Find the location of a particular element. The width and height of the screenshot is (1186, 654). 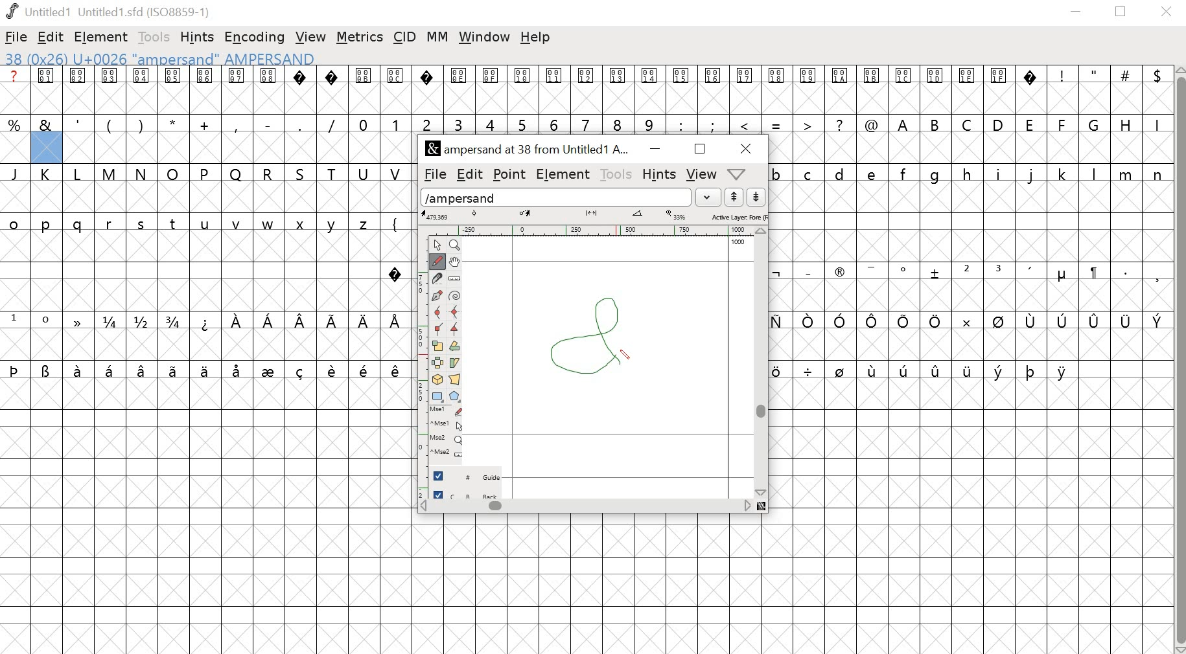

add a curve point always either vertically or horizontally is located at coordinates (456, 313).